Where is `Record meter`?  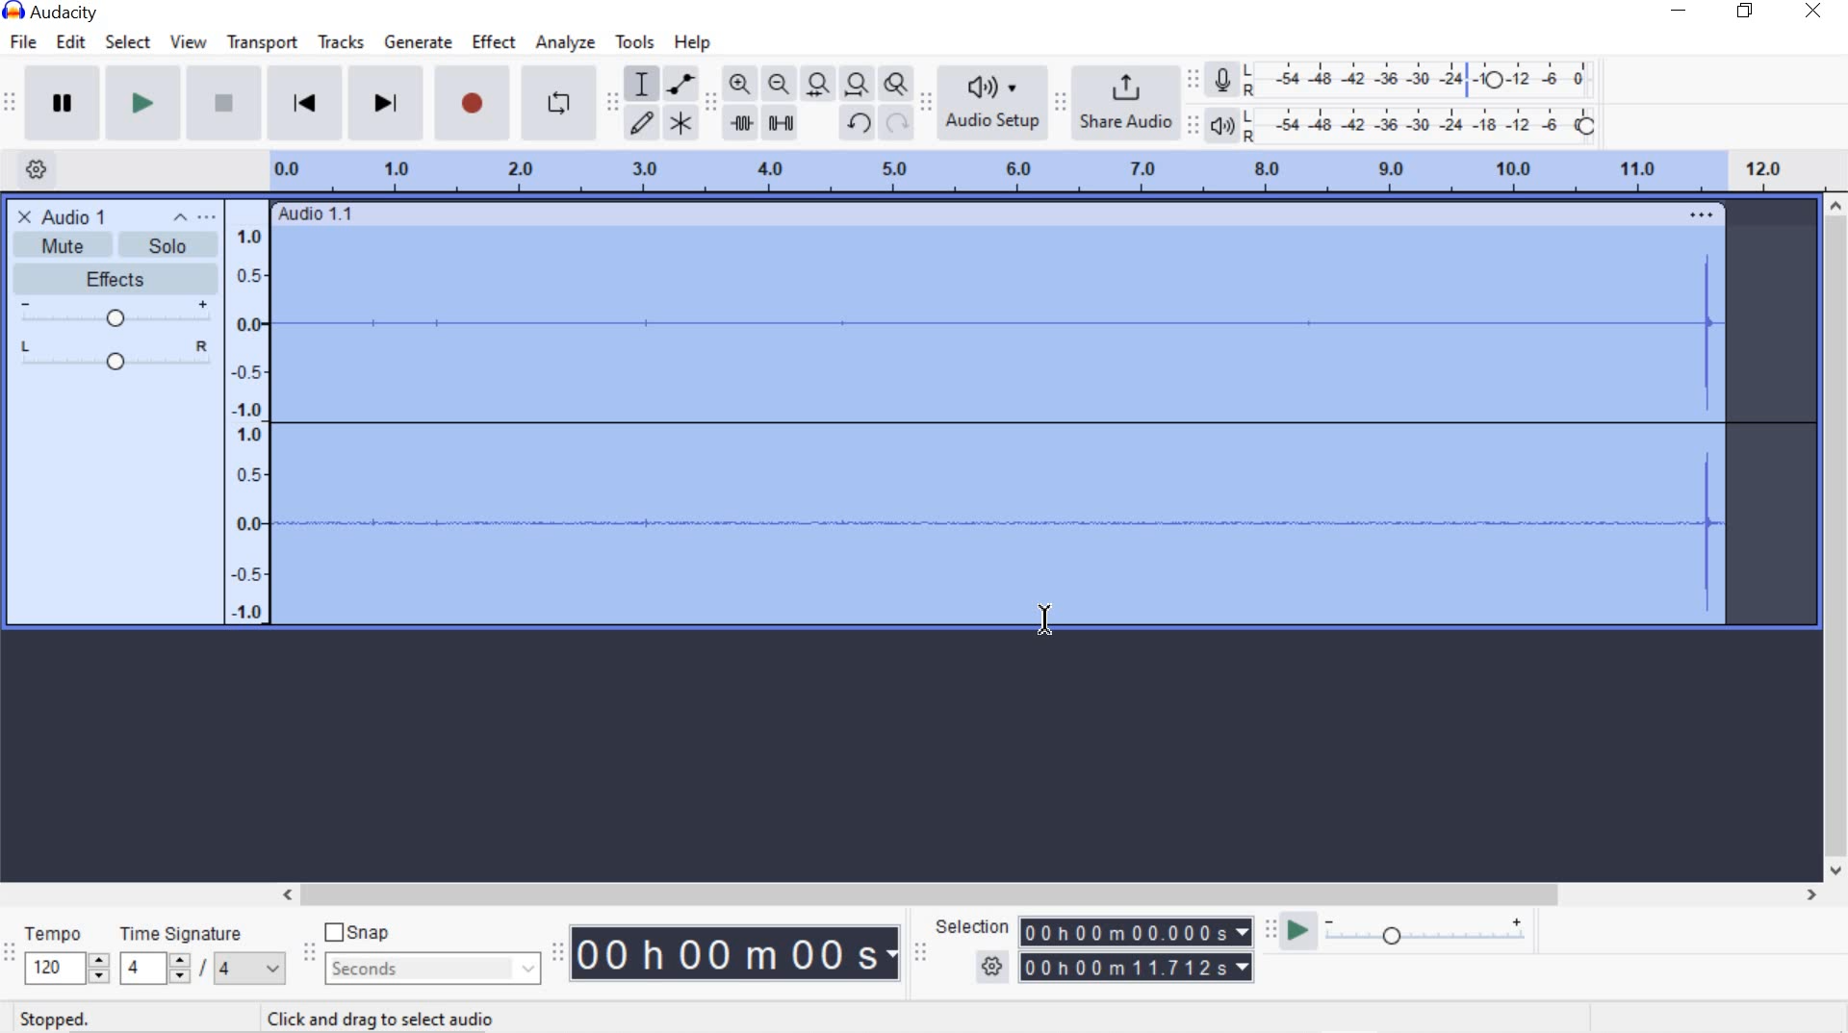
Record meter is located at coordinates (1222, 78).